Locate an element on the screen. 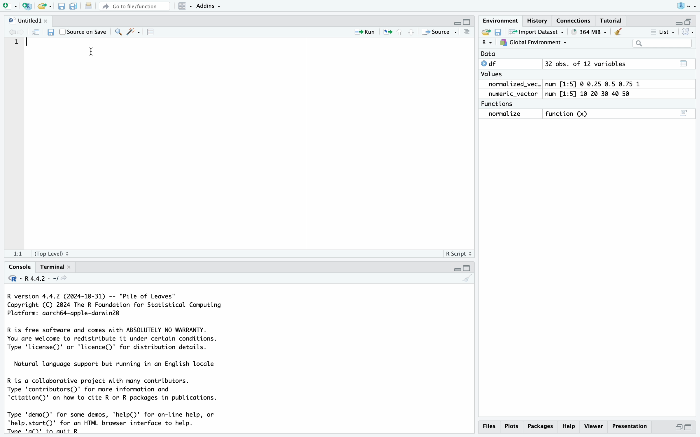  Connections is located at coordinates (574, 21).